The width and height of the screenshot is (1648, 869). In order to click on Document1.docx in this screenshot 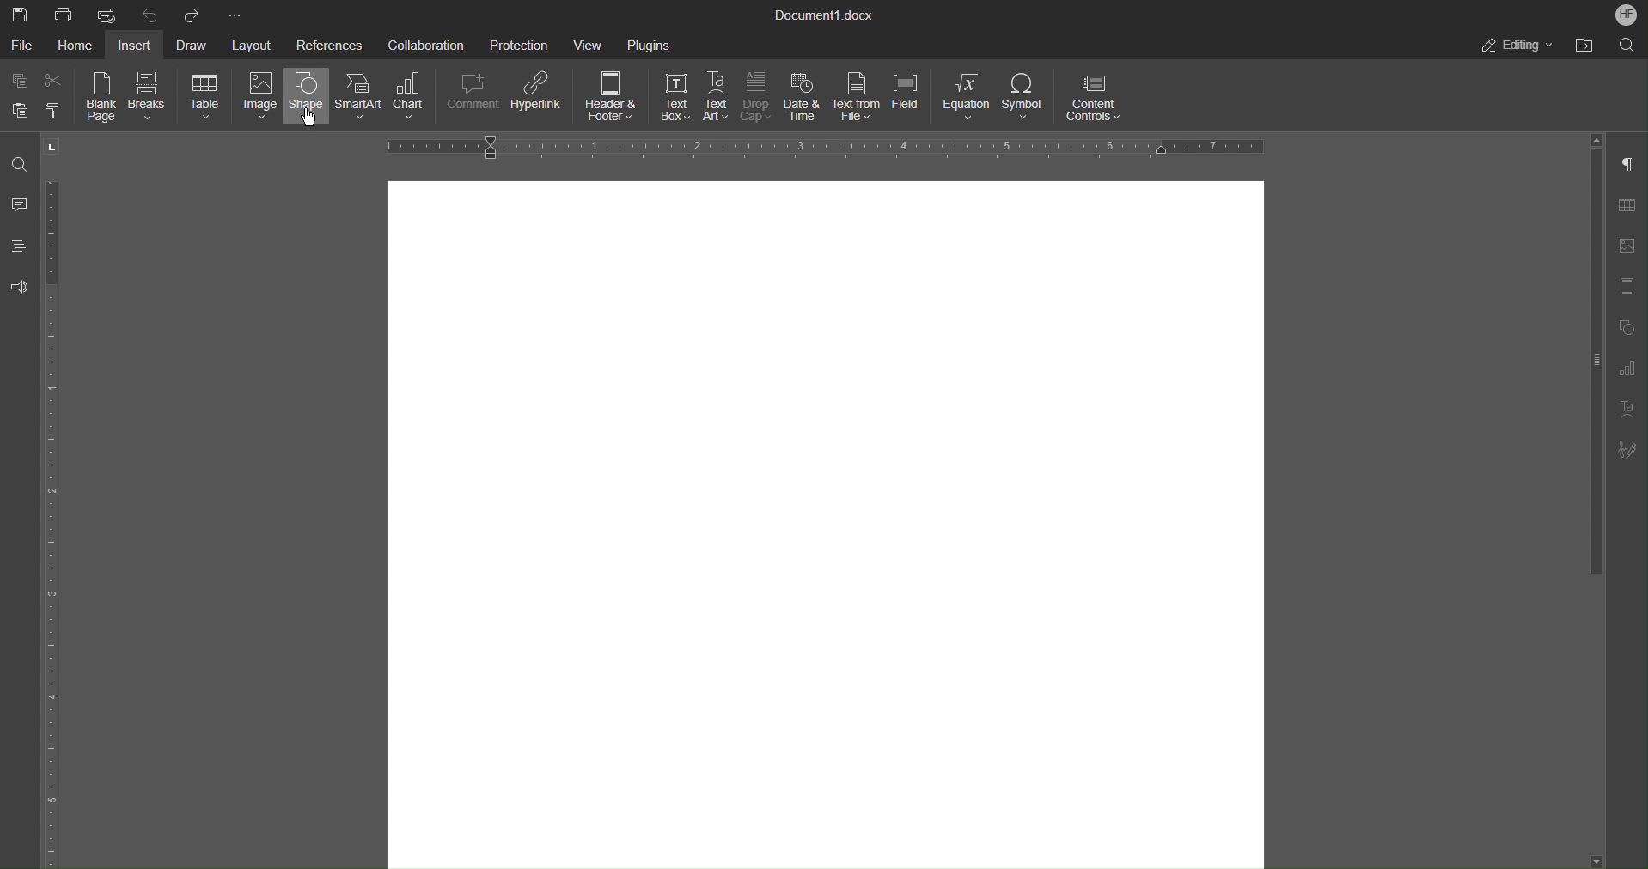, I will do `click(826, 16)`.